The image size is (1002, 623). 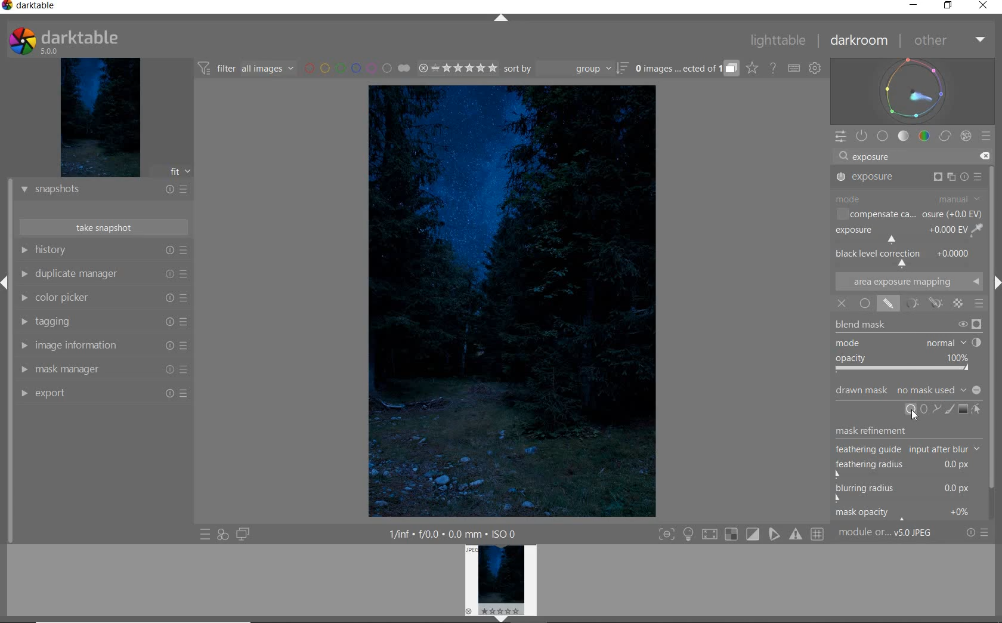 I want to click on mask opacity, so click(x=907, y=514).